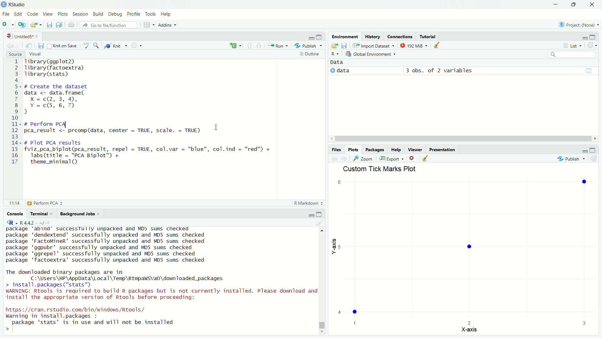 The width and height of the screenshot is (602, 338). Describe the element at coordinates (11, 223) in the screenshot. I see `R language` at that location.